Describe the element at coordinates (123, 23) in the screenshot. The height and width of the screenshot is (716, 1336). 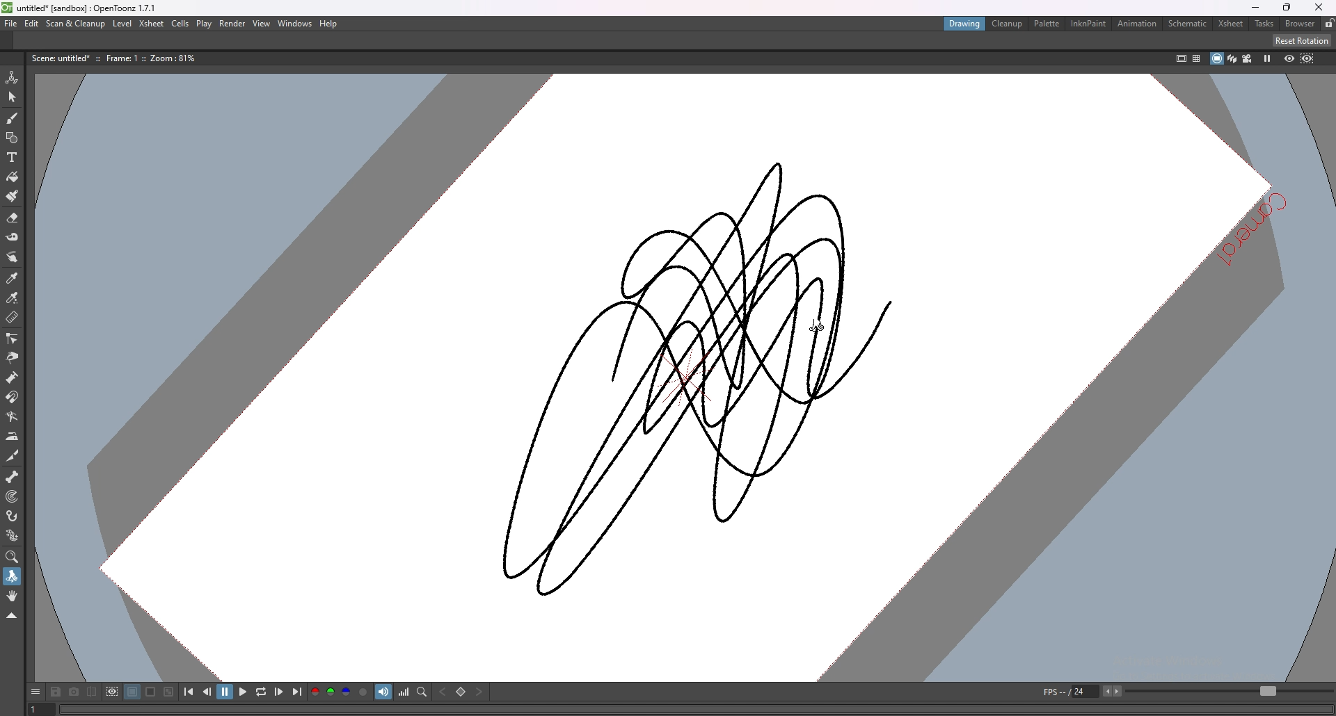
I see `level` at that location.